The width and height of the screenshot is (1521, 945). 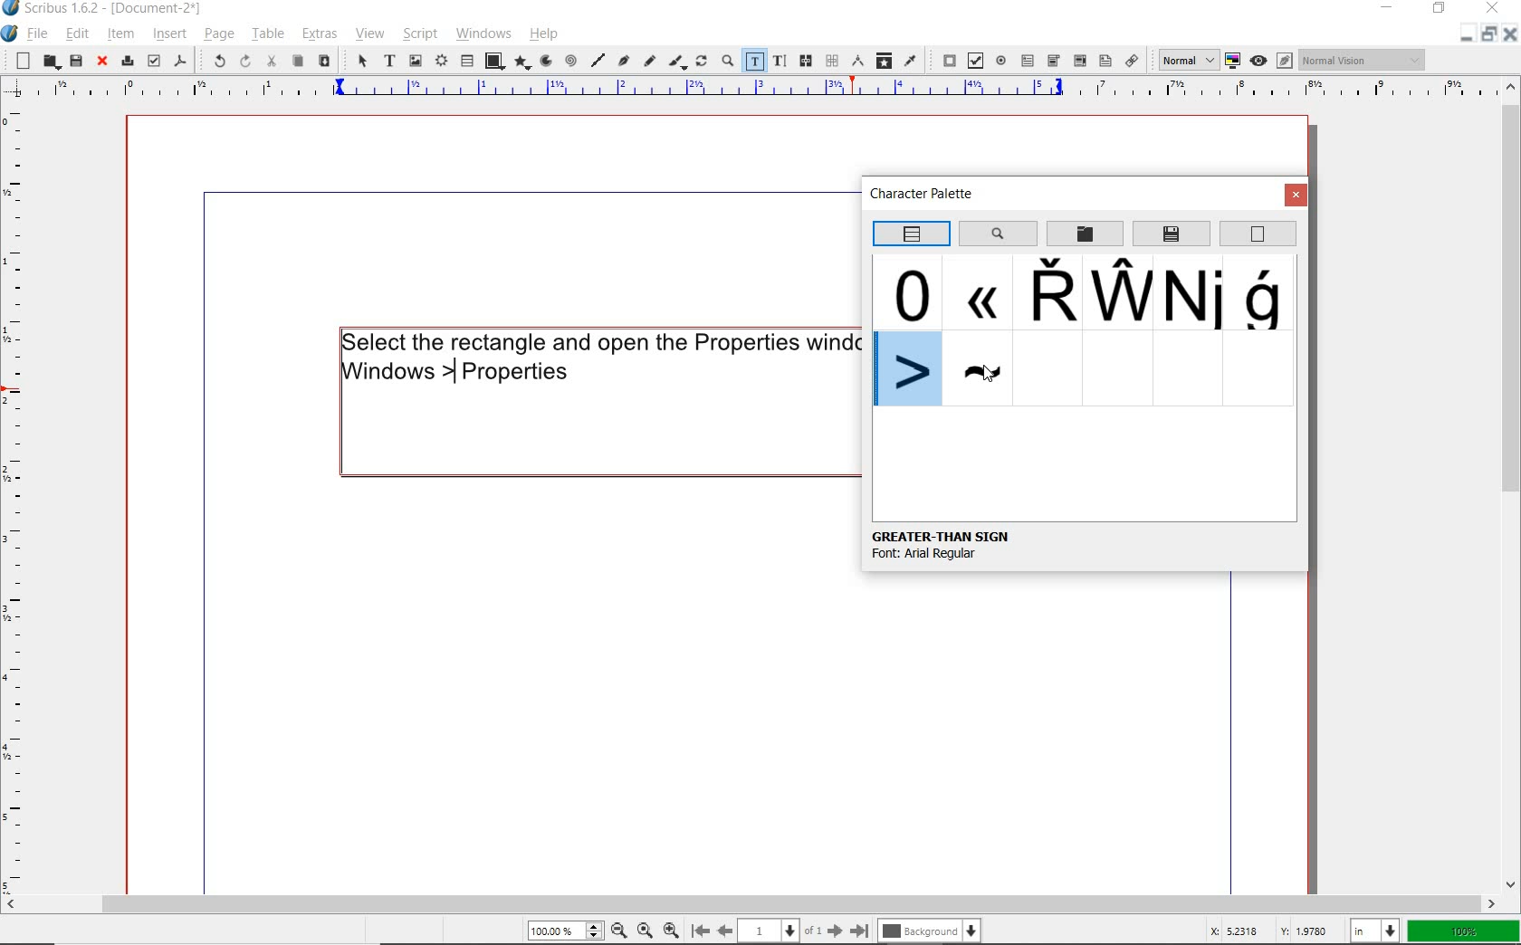 What do you see at coordinates (78, 33) in the screenshot?
I see `edit` at bounding box center [78, 33].